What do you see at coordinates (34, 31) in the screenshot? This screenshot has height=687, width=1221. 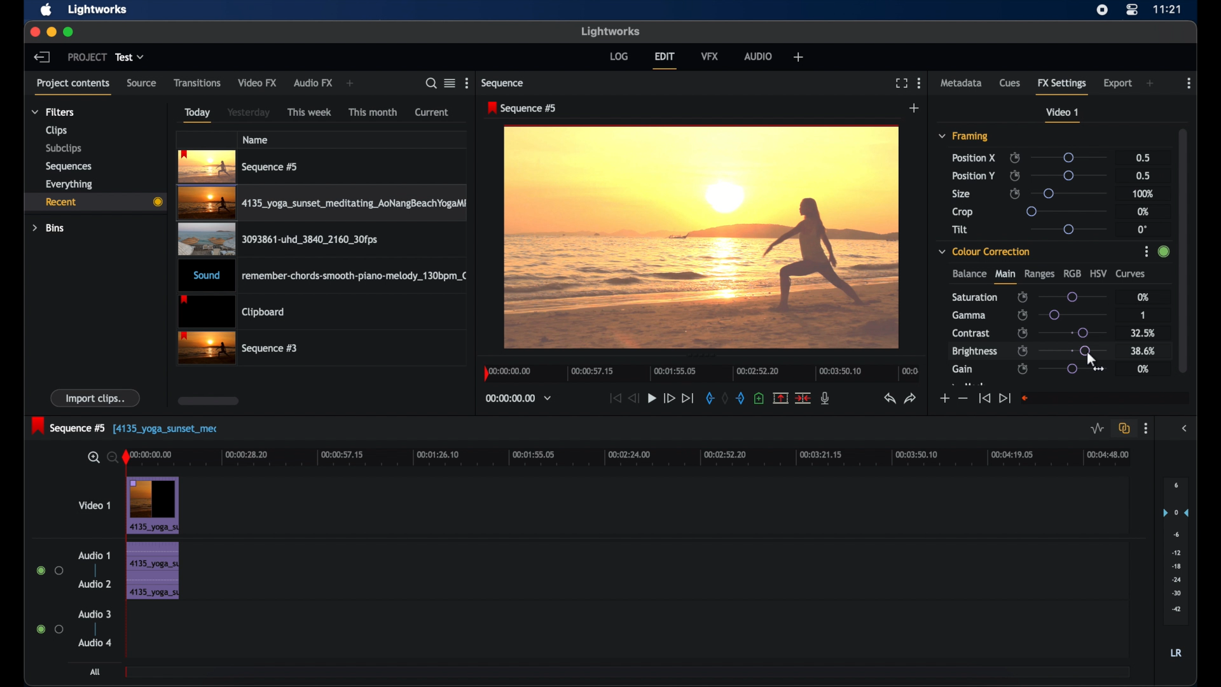 I see `close` at bounding box center [34, 31].